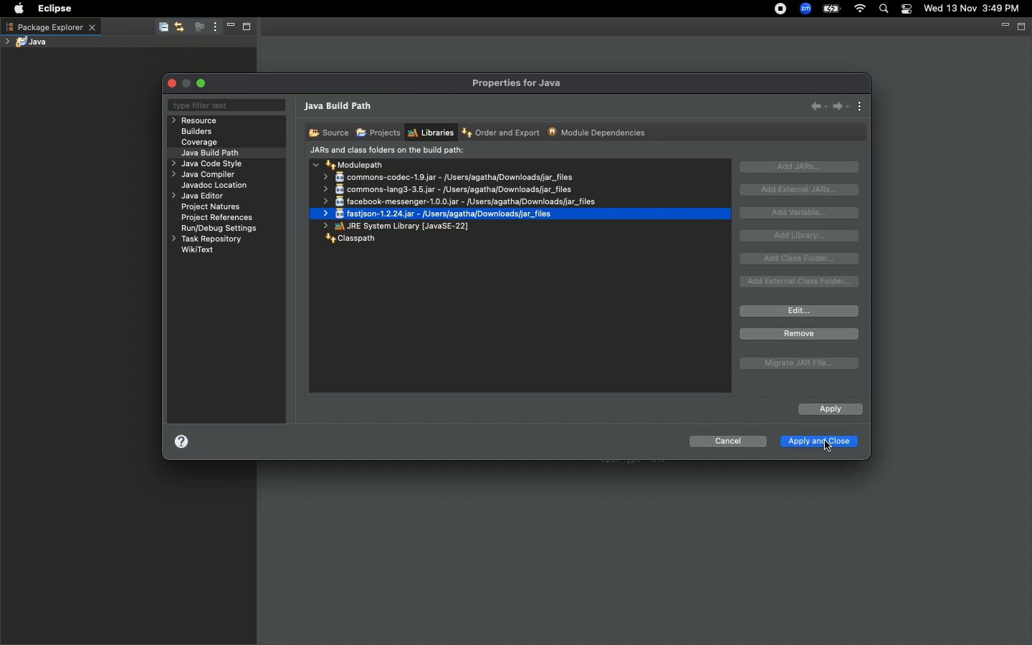 Image resolution: width=1032 pixels, height=645 pixels. I want to click on Apply, so click(829, 410).